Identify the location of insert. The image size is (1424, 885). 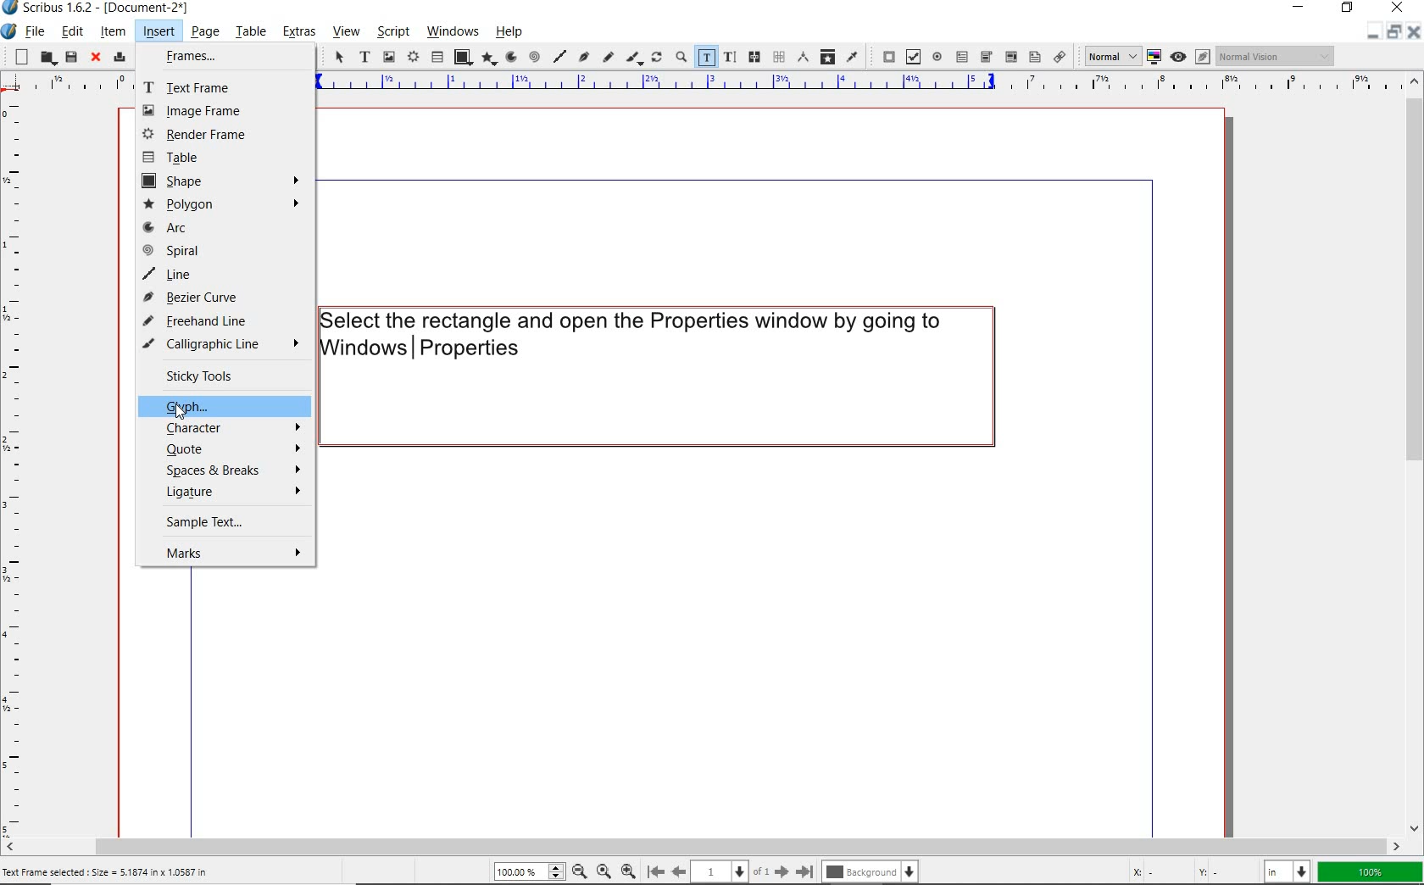
(159, 31).